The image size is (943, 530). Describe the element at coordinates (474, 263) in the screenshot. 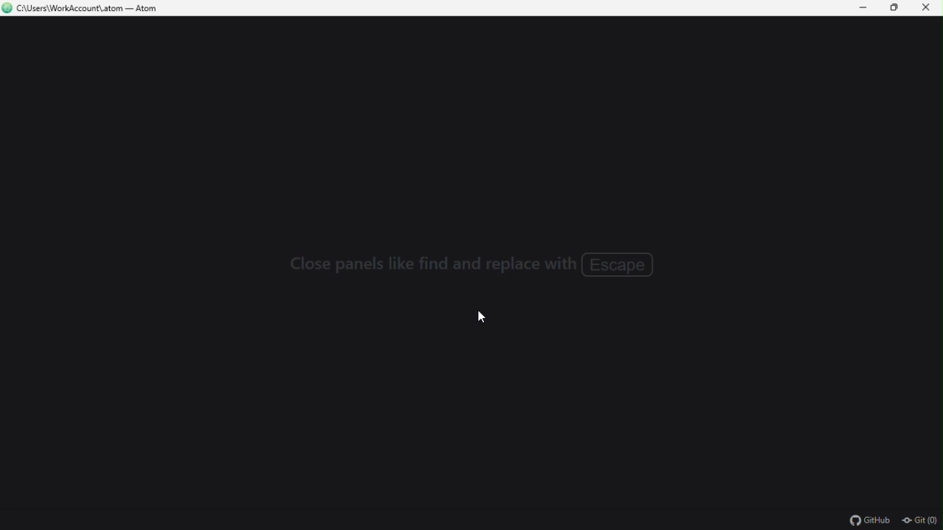

I see `Close panels like find and replace with escape` at that location.